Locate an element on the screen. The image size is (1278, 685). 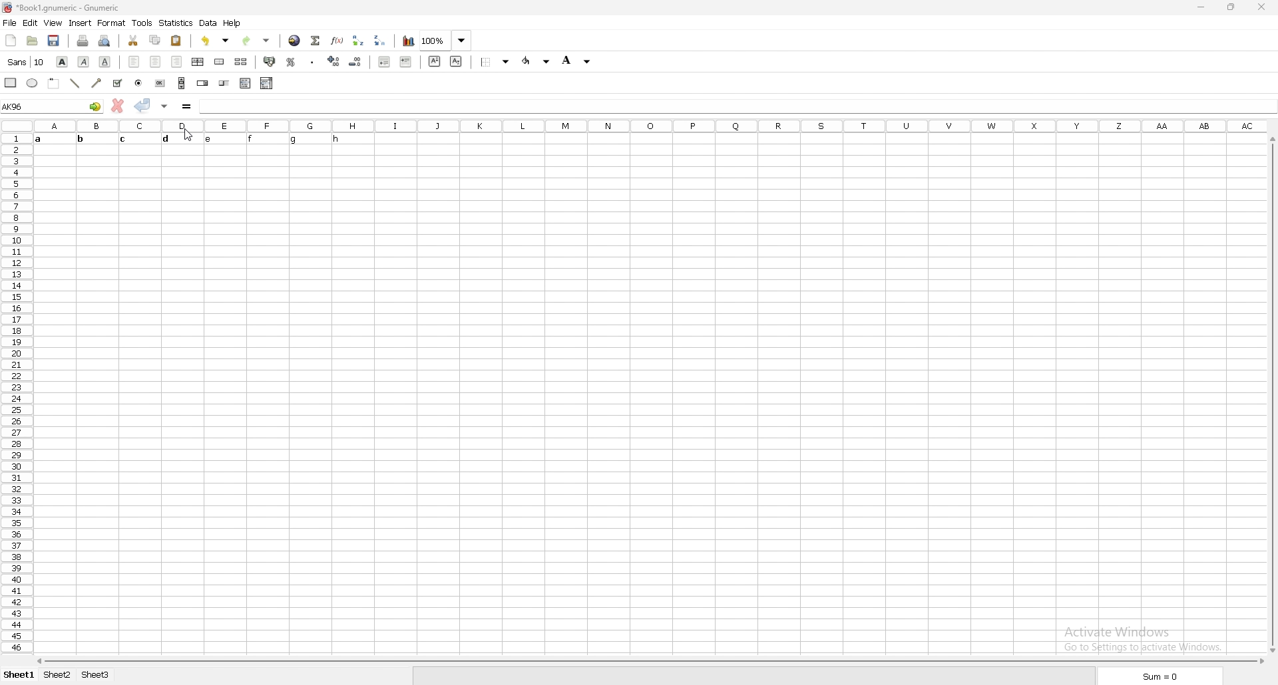
thousands separator is located at coordinates (313, 62).